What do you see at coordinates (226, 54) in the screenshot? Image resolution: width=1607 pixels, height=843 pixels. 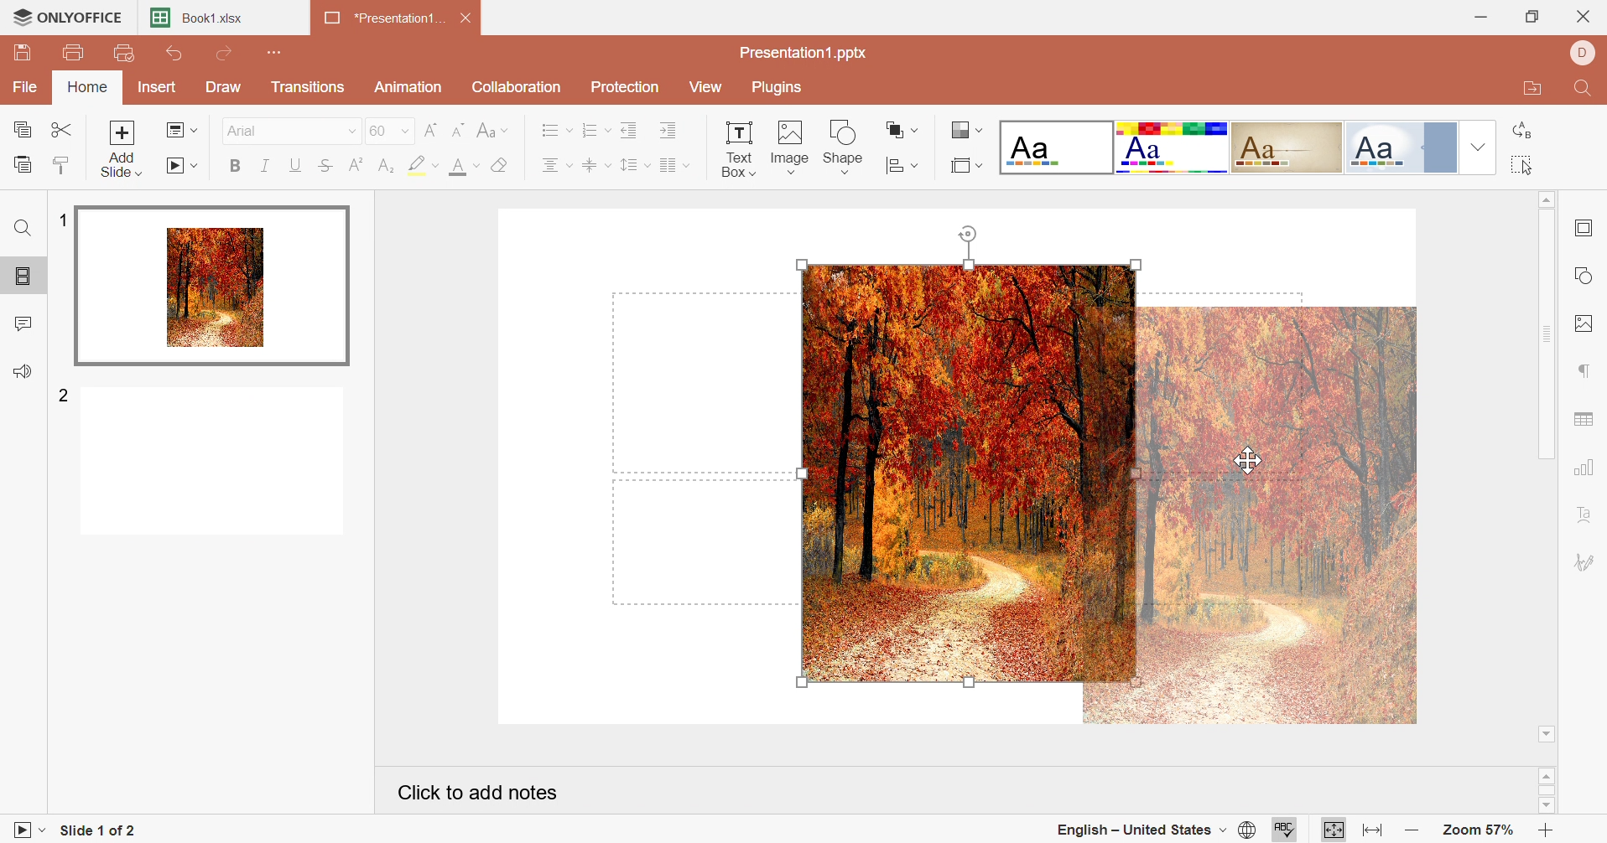 I see `Redo` at bounding box center [226, 54].